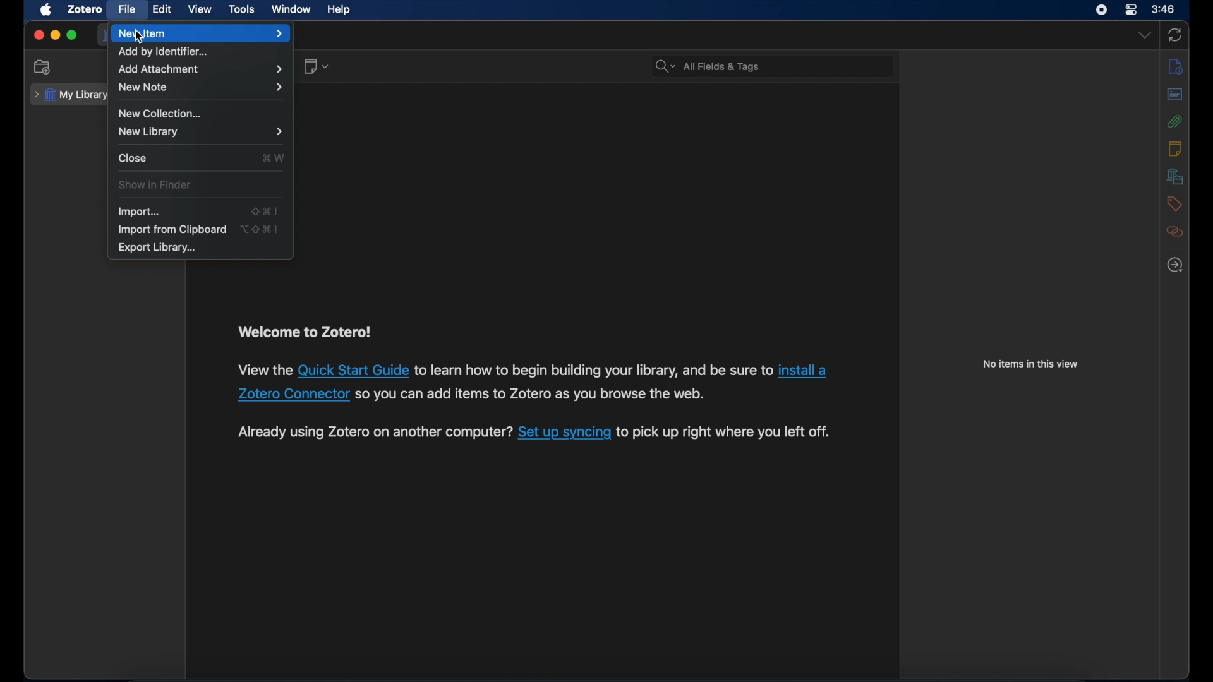 The width and height of the screenshot is (1213, 682). I want to click on new collection, so click(43, 67).